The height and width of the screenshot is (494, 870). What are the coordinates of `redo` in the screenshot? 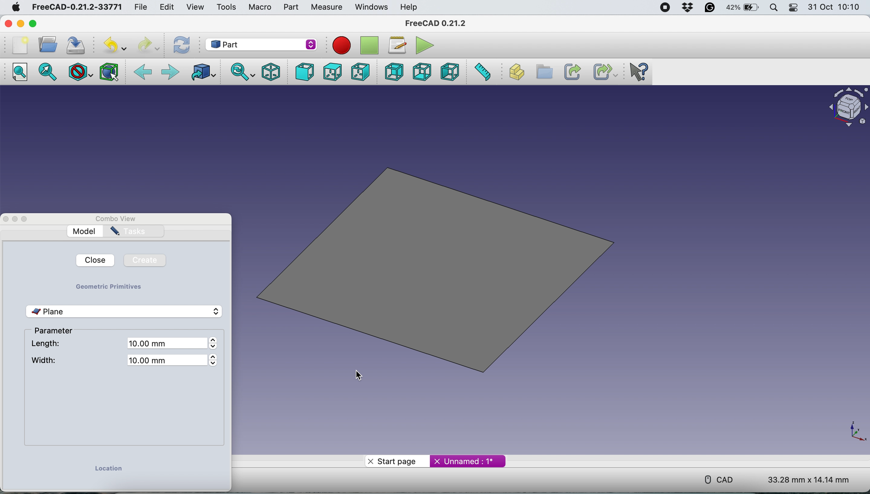 It's located at (147, 44).